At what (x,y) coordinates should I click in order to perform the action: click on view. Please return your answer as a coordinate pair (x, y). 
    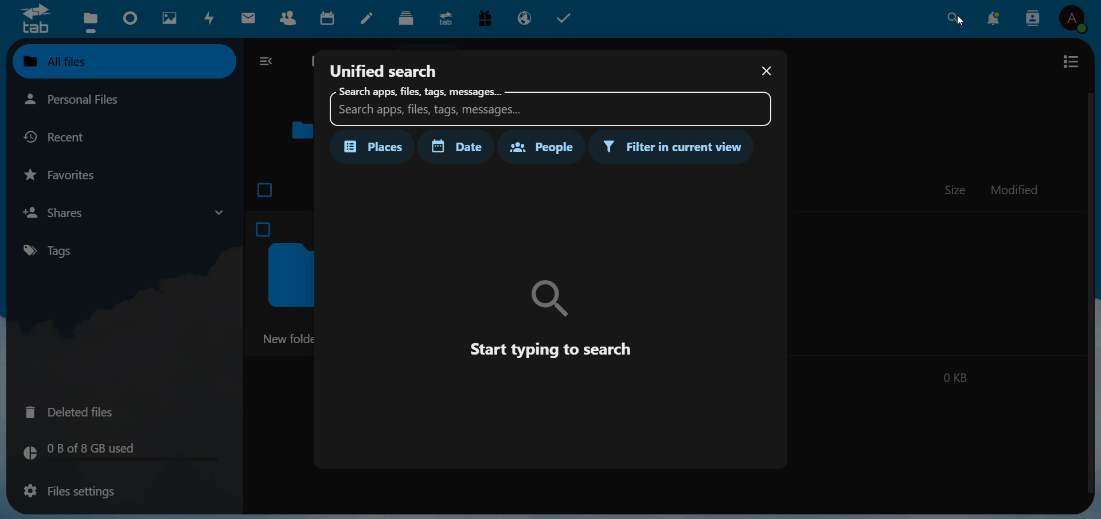
    Looking at the image, I should click on (1071, 61).